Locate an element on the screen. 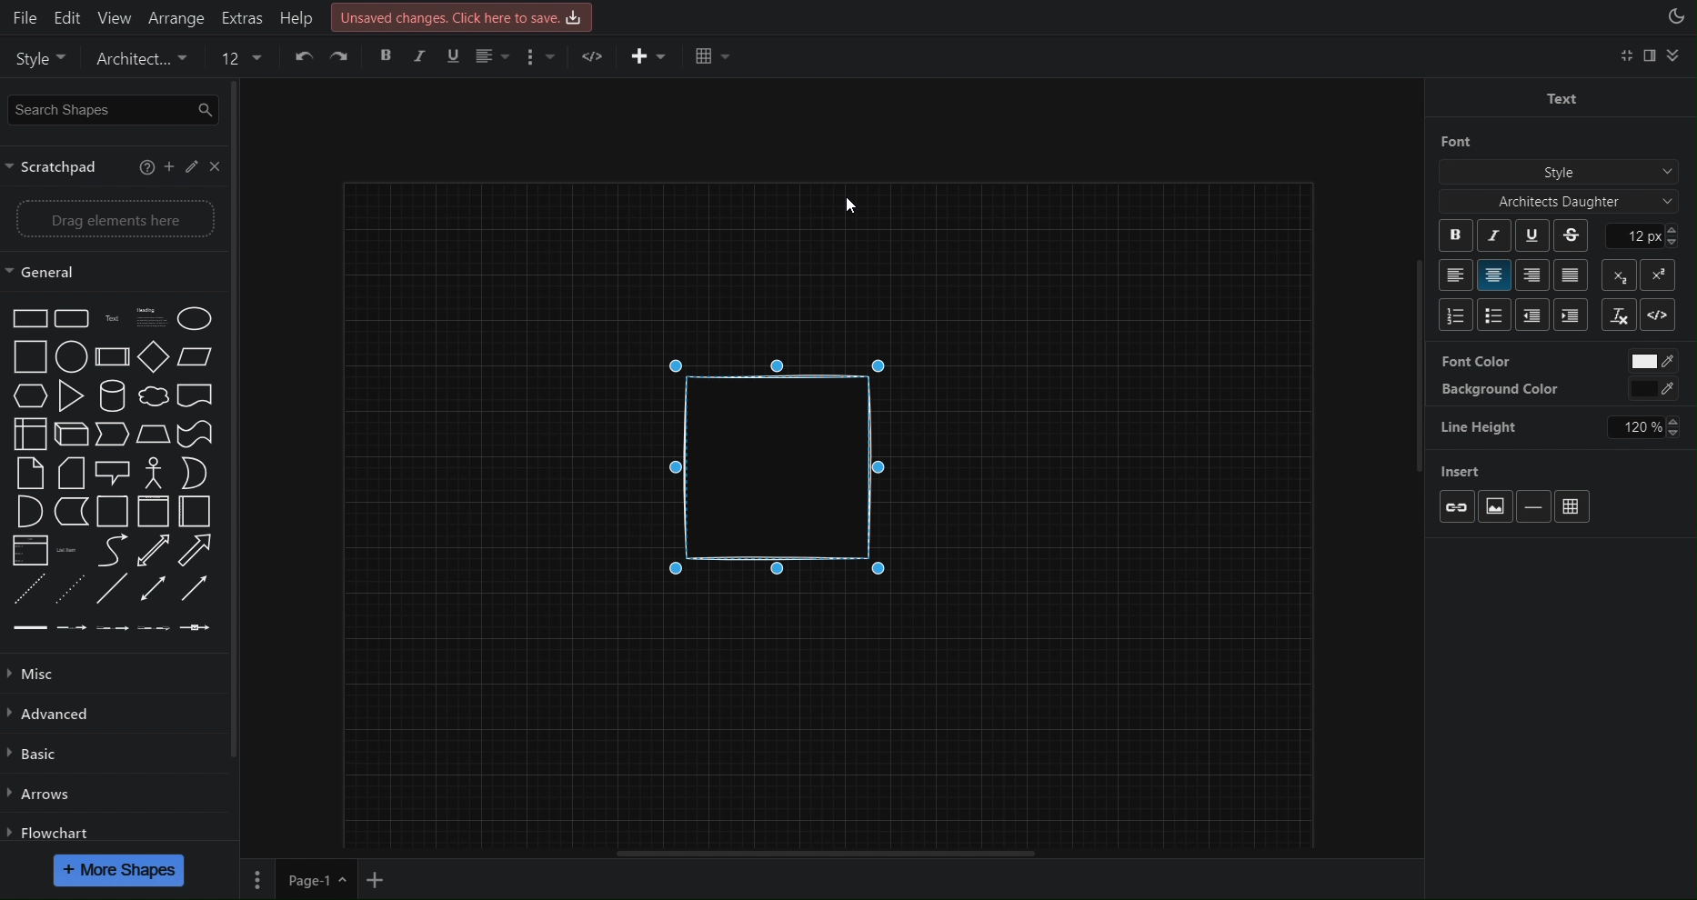 Image resolution: width=1697 pixels, height=900 pixels. Arrows is located at coordinates (39, 795).